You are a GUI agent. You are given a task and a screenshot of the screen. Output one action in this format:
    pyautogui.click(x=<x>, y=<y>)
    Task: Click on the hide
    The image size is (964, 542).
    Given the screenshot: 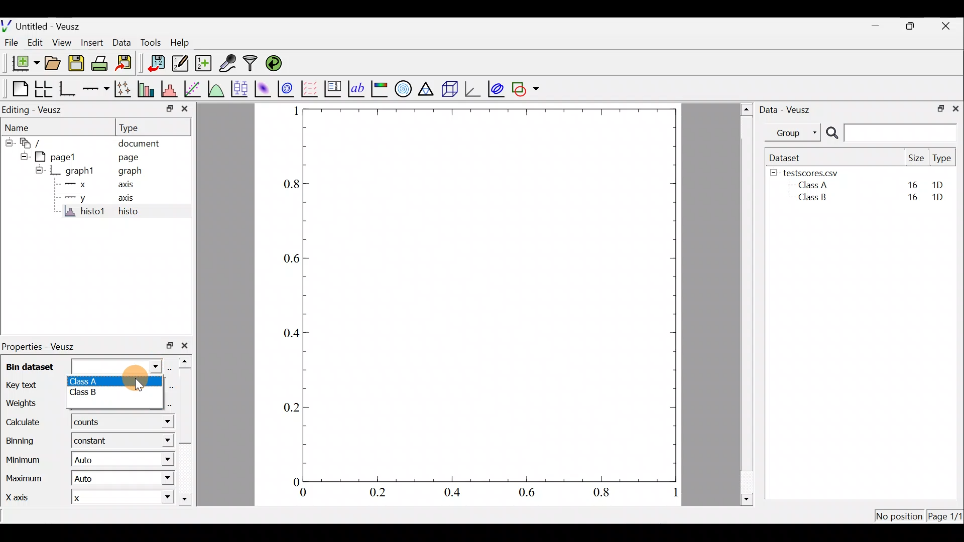 What is the action you would take?
    pyautogui.click(x=9, y=143)
    